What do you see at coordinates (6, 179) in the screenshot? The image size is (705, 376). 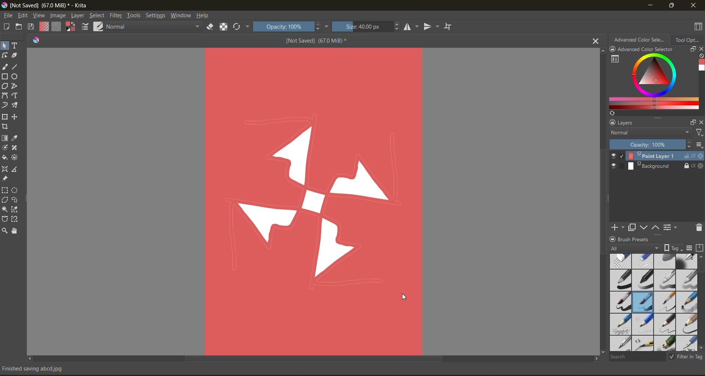 I see `tools` at bounding box center [6, 179].